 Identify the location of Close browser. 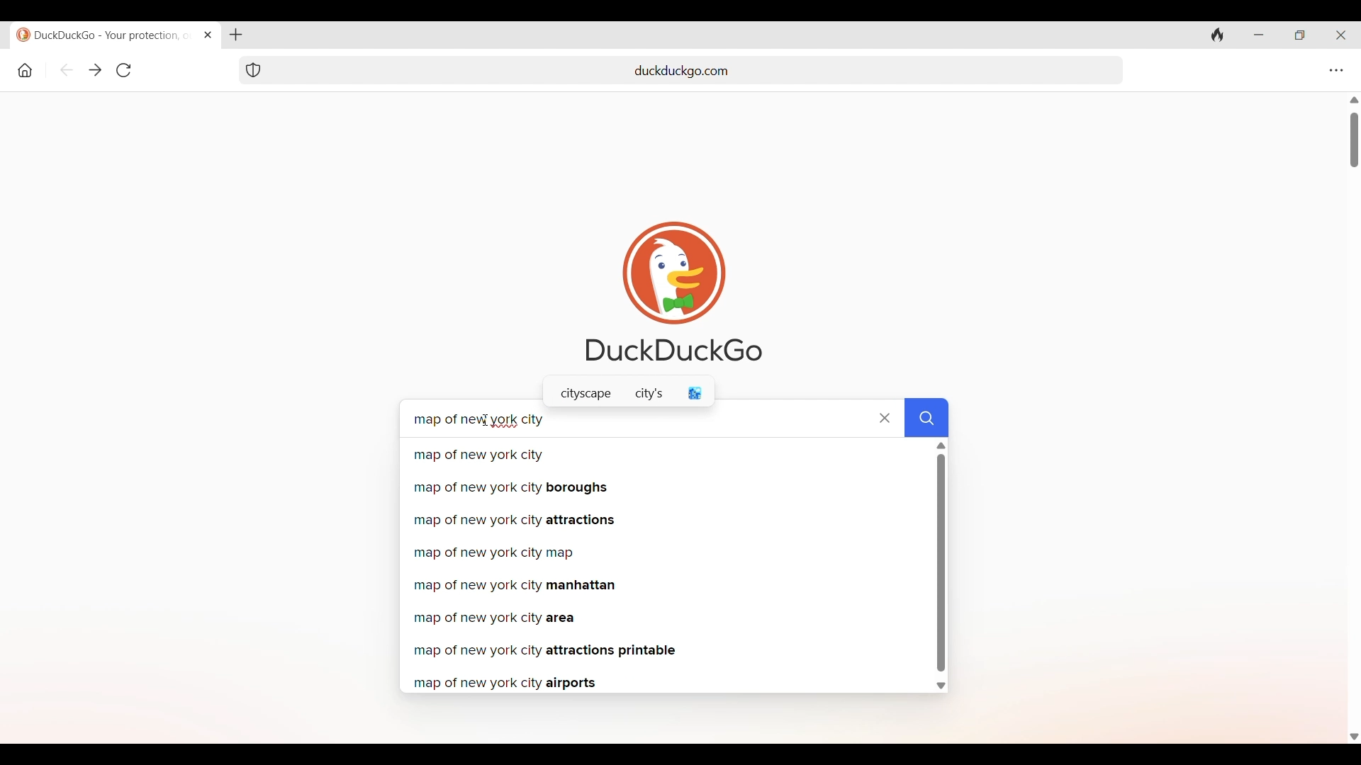
(1340, 35).